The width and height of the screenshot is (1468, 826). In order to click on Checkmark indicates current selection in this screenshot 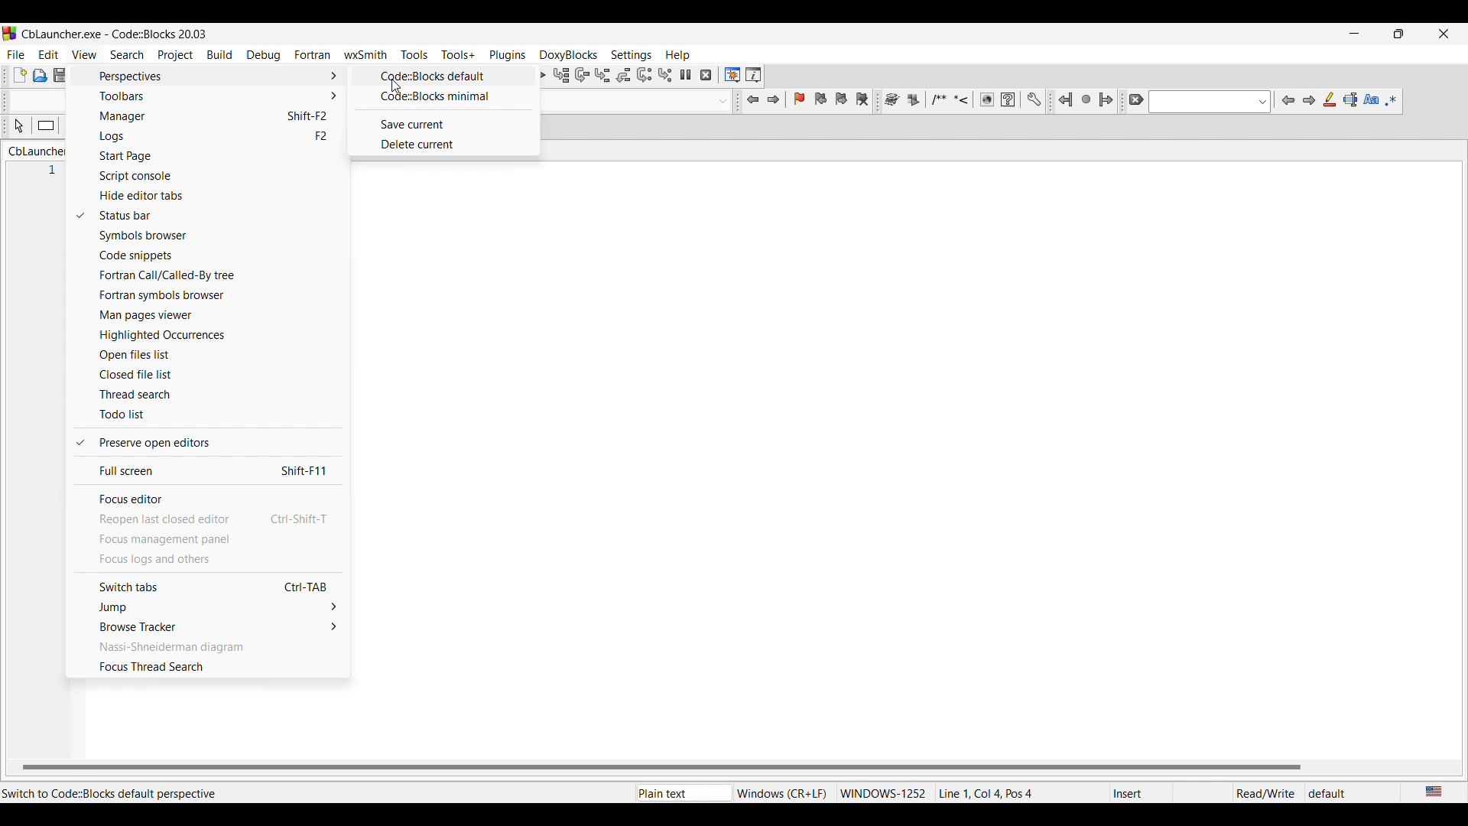, I will do `click(80, 330)`.